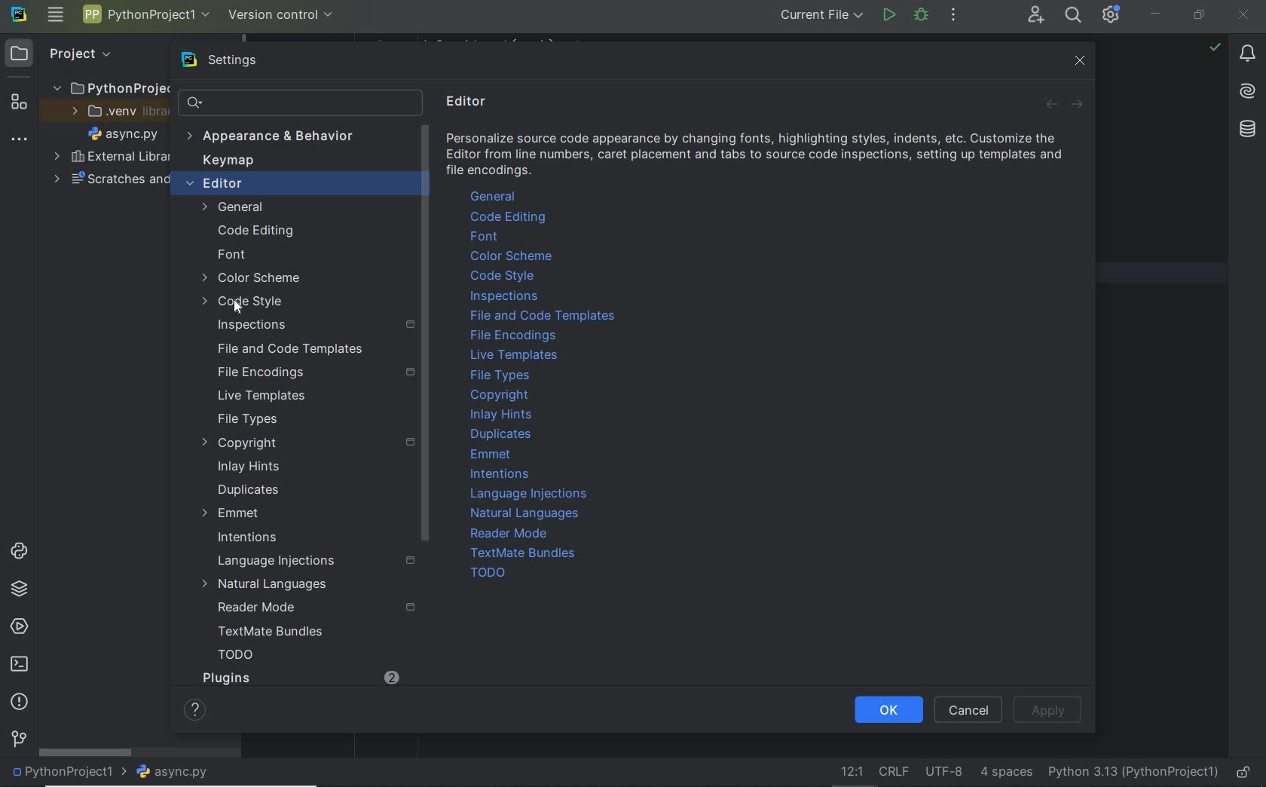 The height and width of the screenshot is (787, 1266). What do you see at coordinates (127, 136) in the screenshot?
I see `file name` at bounding box center [127, 136].